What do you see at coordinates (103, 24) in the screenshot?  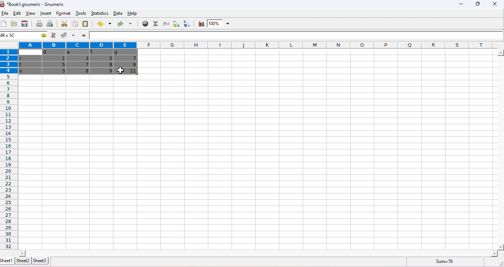 I see `undo` at bounding box center [103, 24].